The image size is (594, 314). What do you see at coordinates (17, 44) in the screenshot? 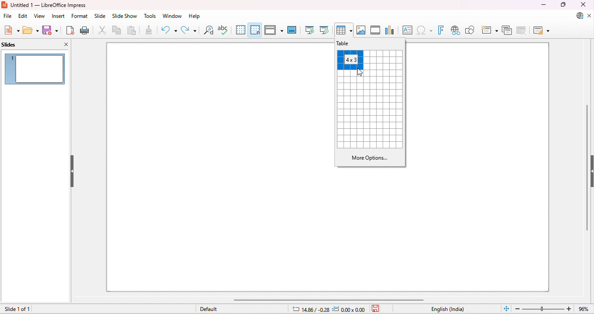
I see `slides` at bounding box center [17, 44].